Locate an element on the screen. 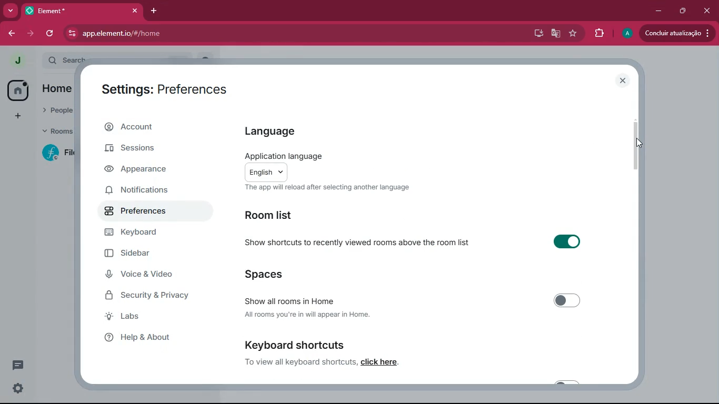  home is located at coordinates (58, 88).